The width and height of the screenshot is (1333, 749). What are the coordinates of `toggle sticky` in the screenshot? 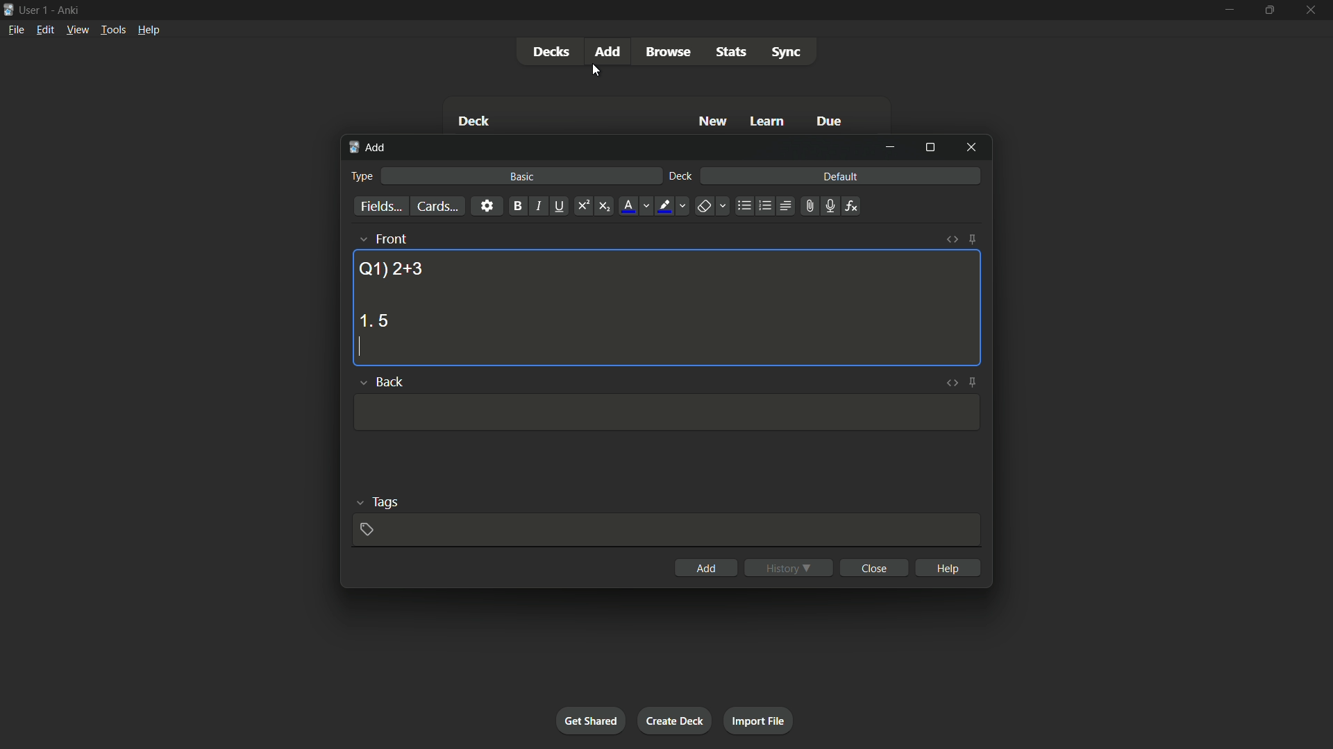 It's located at (972, 239).